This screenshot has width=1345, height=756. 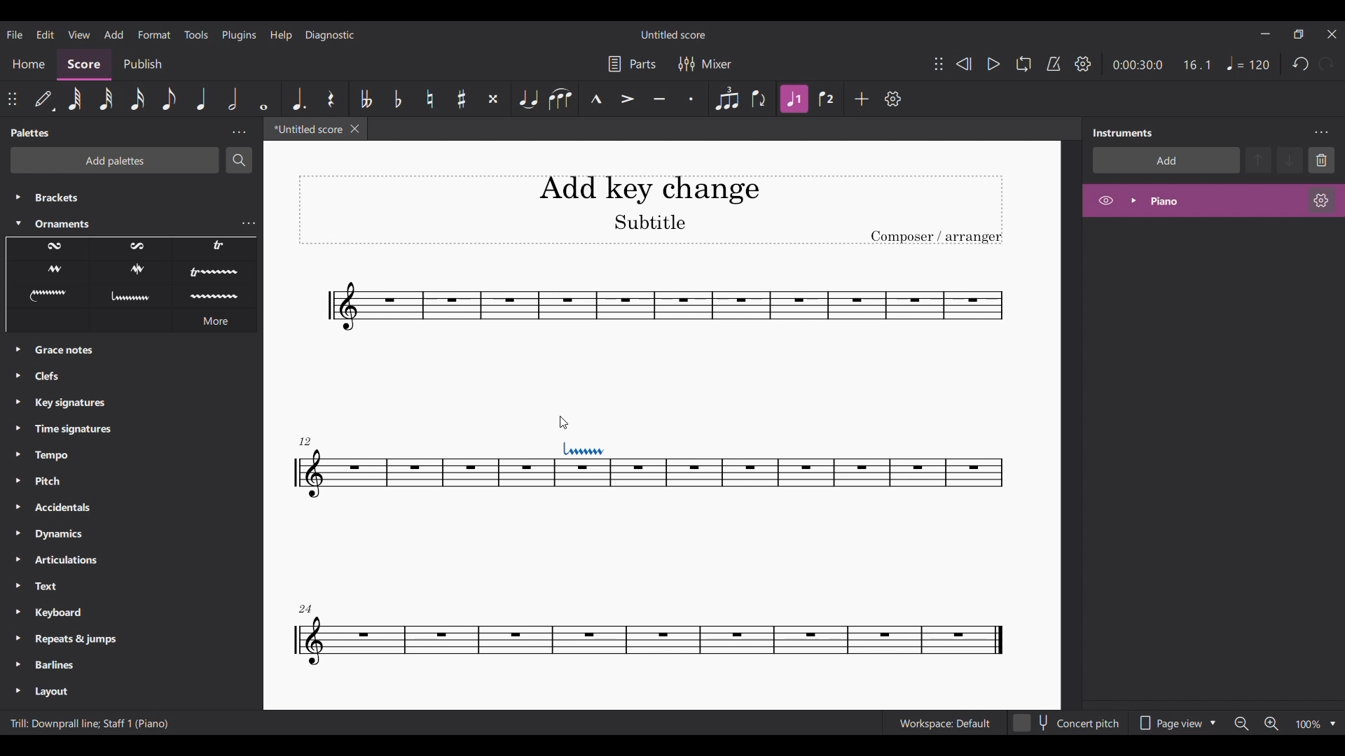 I want to click on Current zoom factor, so click(x=1309, y=725).